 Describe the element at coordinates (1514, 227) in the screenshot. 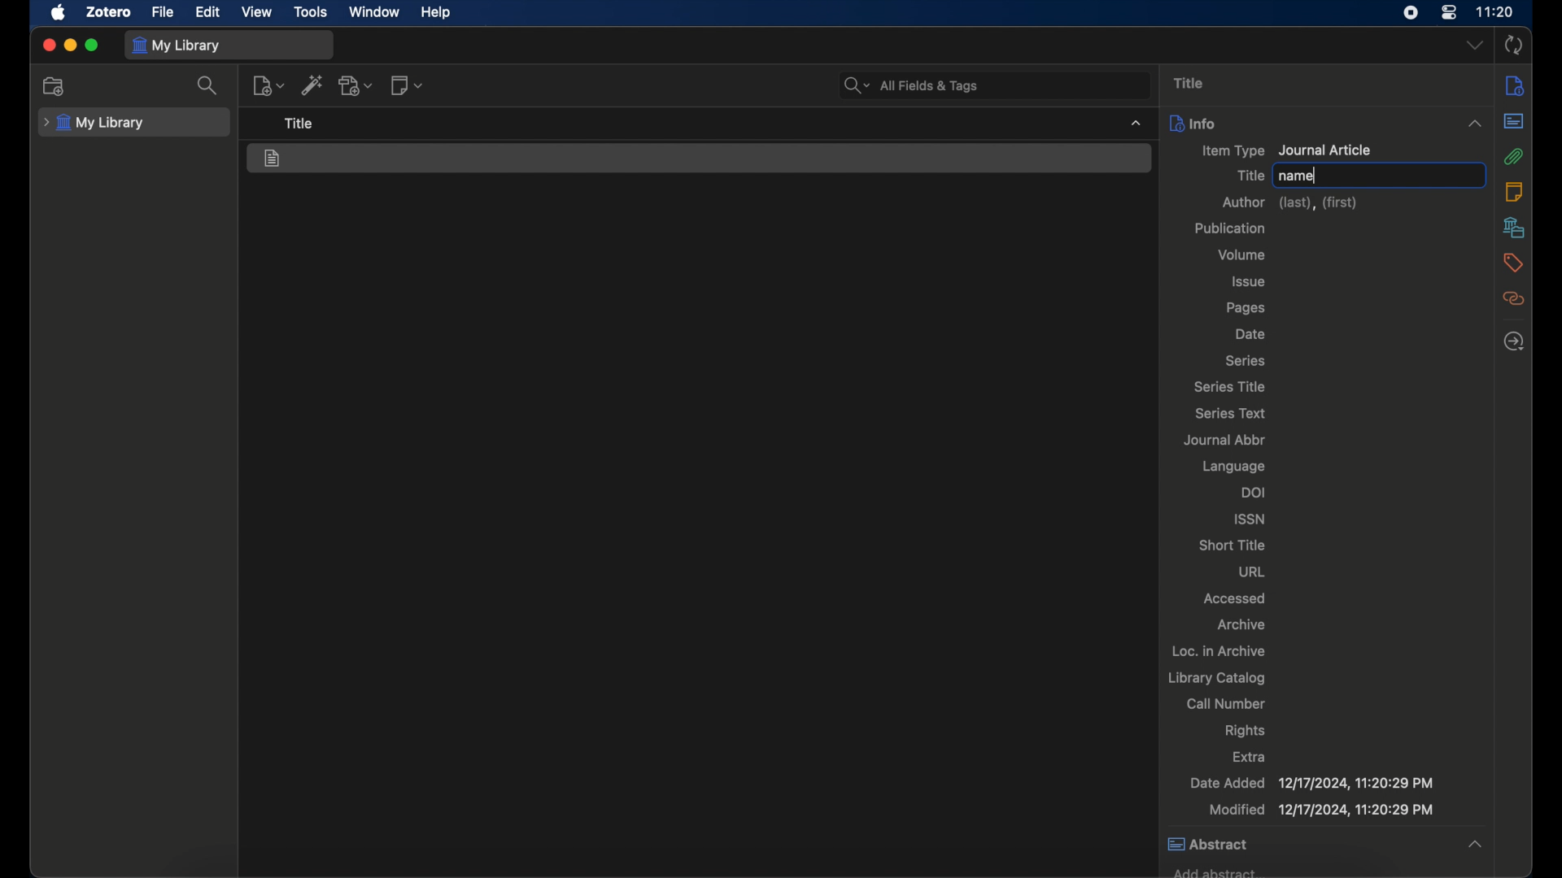

I see `libraries` at that location.